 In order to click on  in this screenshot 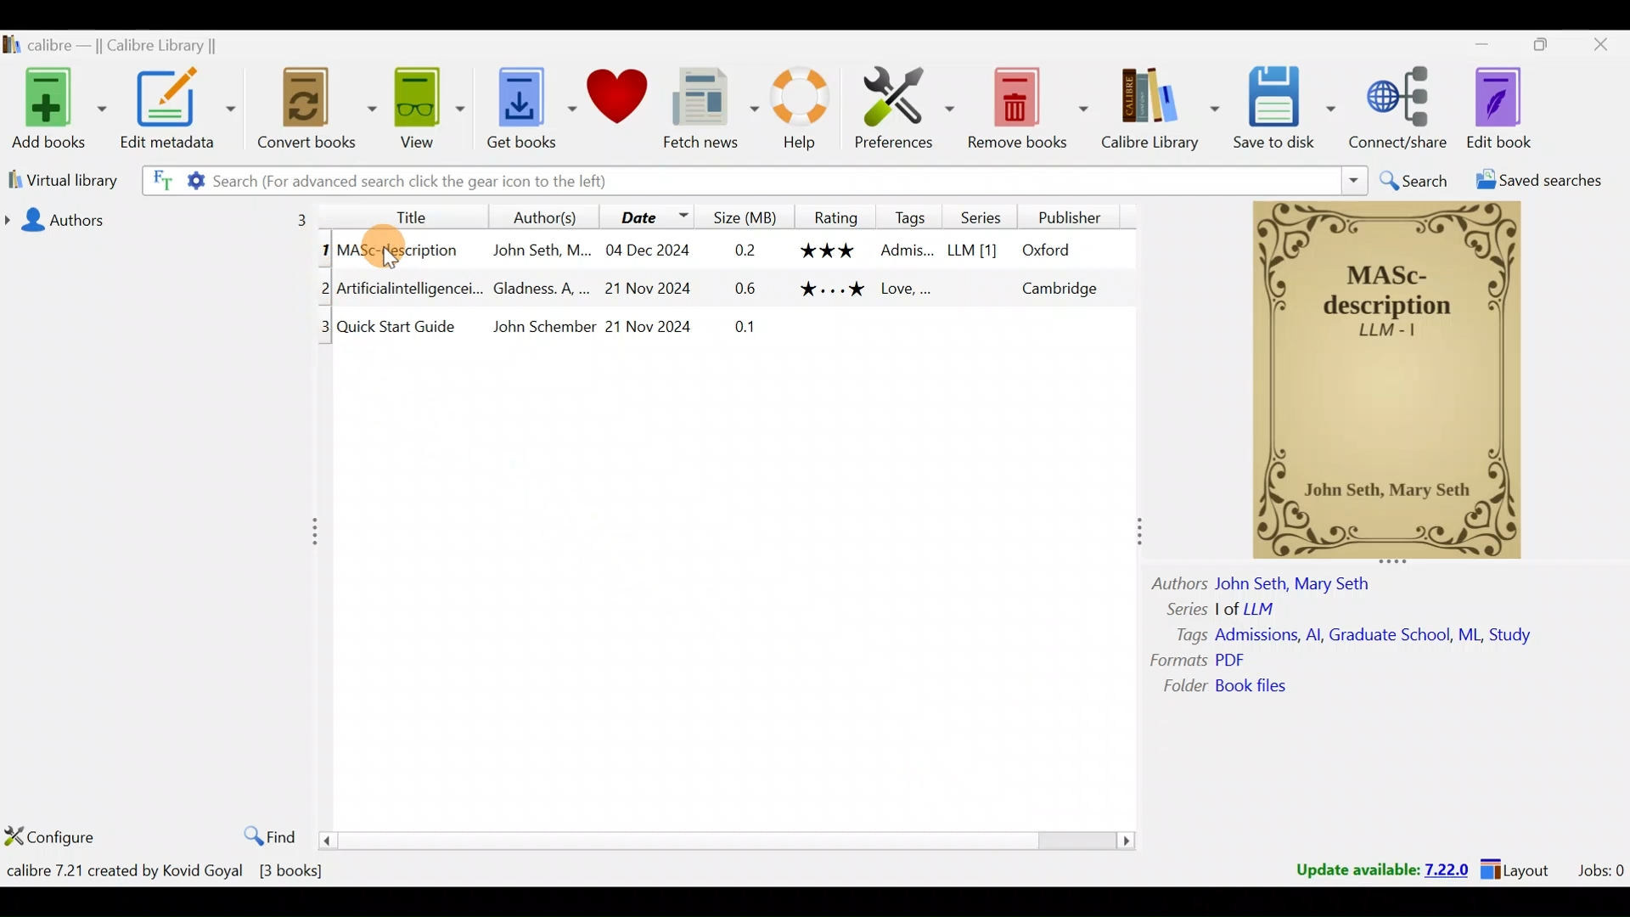, I will do `click(748, 286)`.